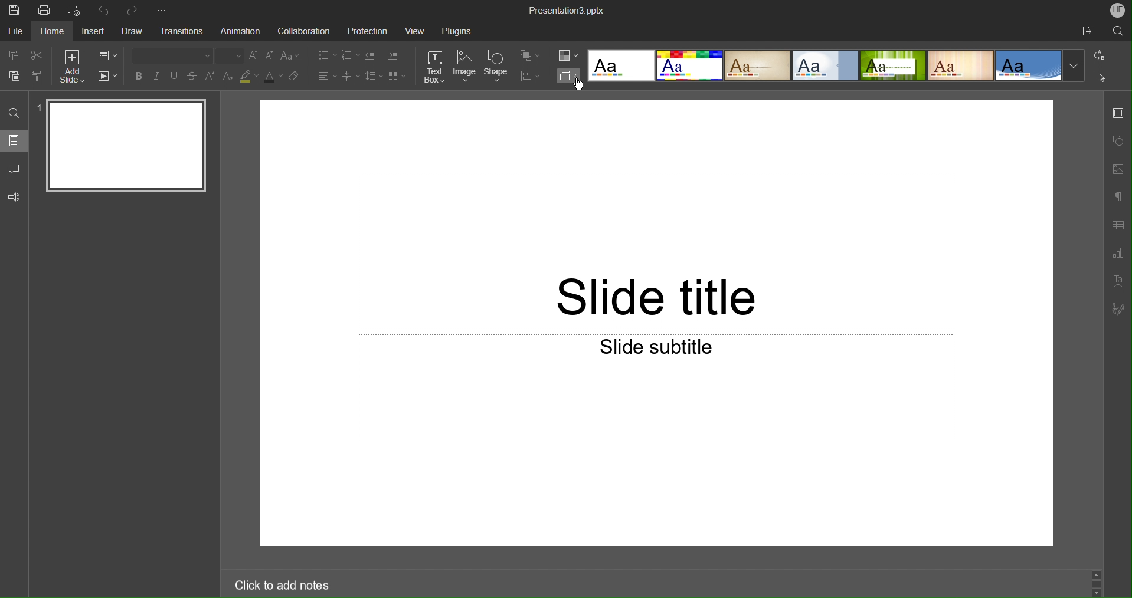 The height and width of the screenshot is (598, 1132). Describe the element at coordinates (135, 8) in the screenshot. I see `Redo` at that location.